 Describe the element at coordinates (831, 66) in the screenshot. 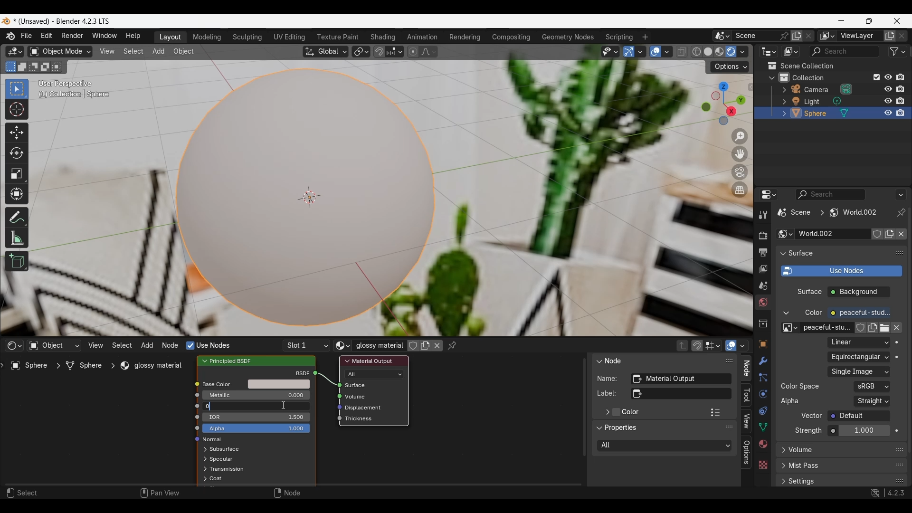

I see `Scene collection` at that location.